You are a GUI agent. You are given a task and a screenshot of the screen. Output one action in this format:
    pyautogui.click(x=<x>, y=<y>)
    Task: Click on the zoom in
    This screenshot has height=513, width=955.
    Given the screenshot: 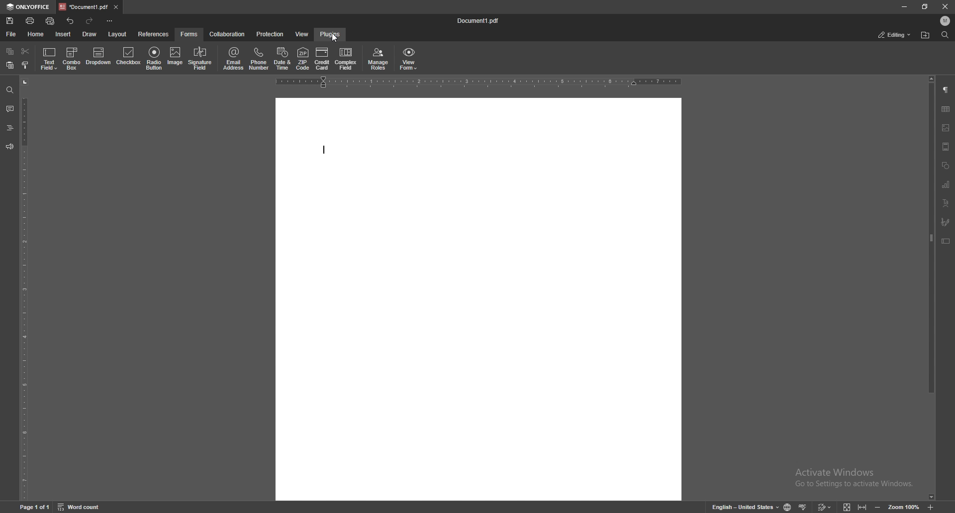 What is the action you would take?
    pyautogui.click(x=931, y=508)
    